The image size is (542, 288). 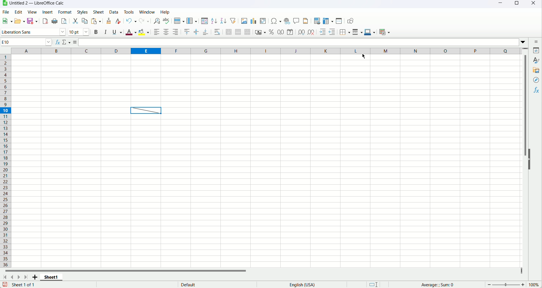 What do you see at coordinates (19, 12) in the screenshot?
I see `Edit` at bounding box center [19, 12].